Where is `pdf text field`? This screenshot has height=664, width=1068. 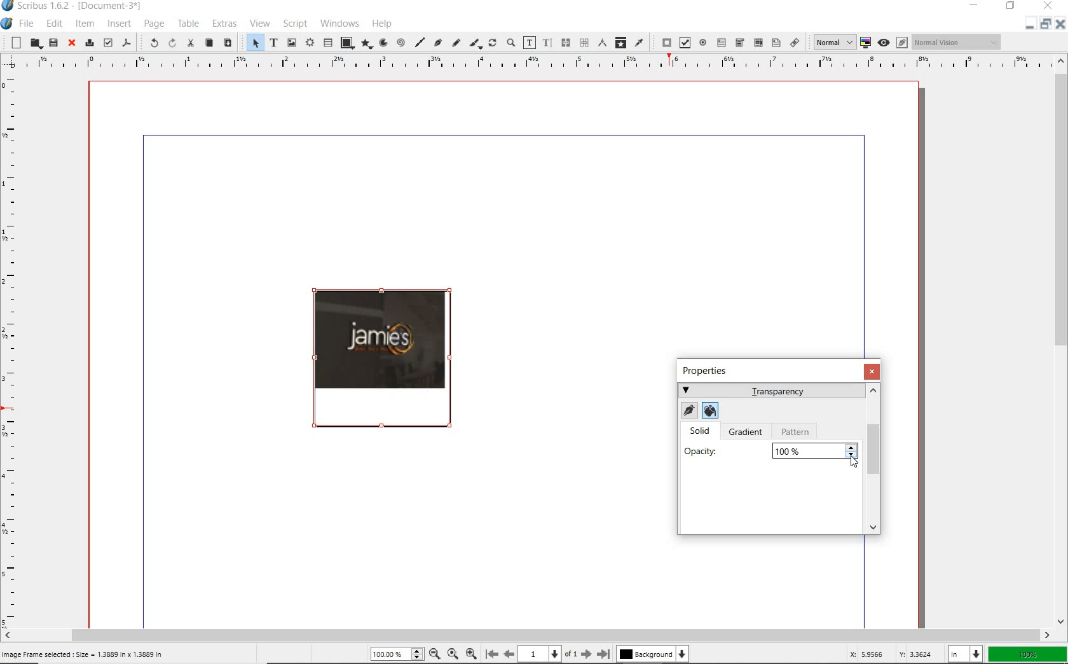 pdf text field is located at coordinates (722, 43).